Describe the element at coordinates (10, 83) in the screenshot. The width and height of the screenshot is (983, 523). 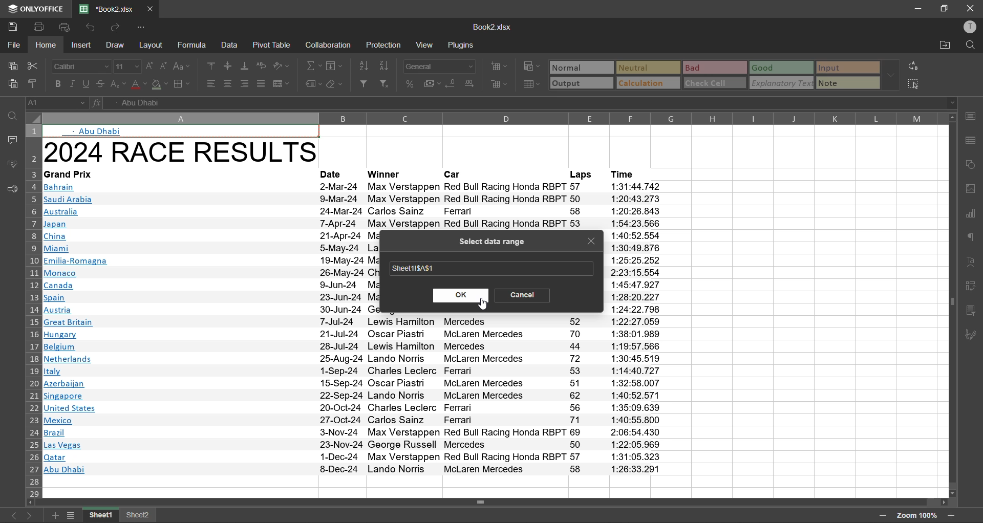
I see `paste` at that location.